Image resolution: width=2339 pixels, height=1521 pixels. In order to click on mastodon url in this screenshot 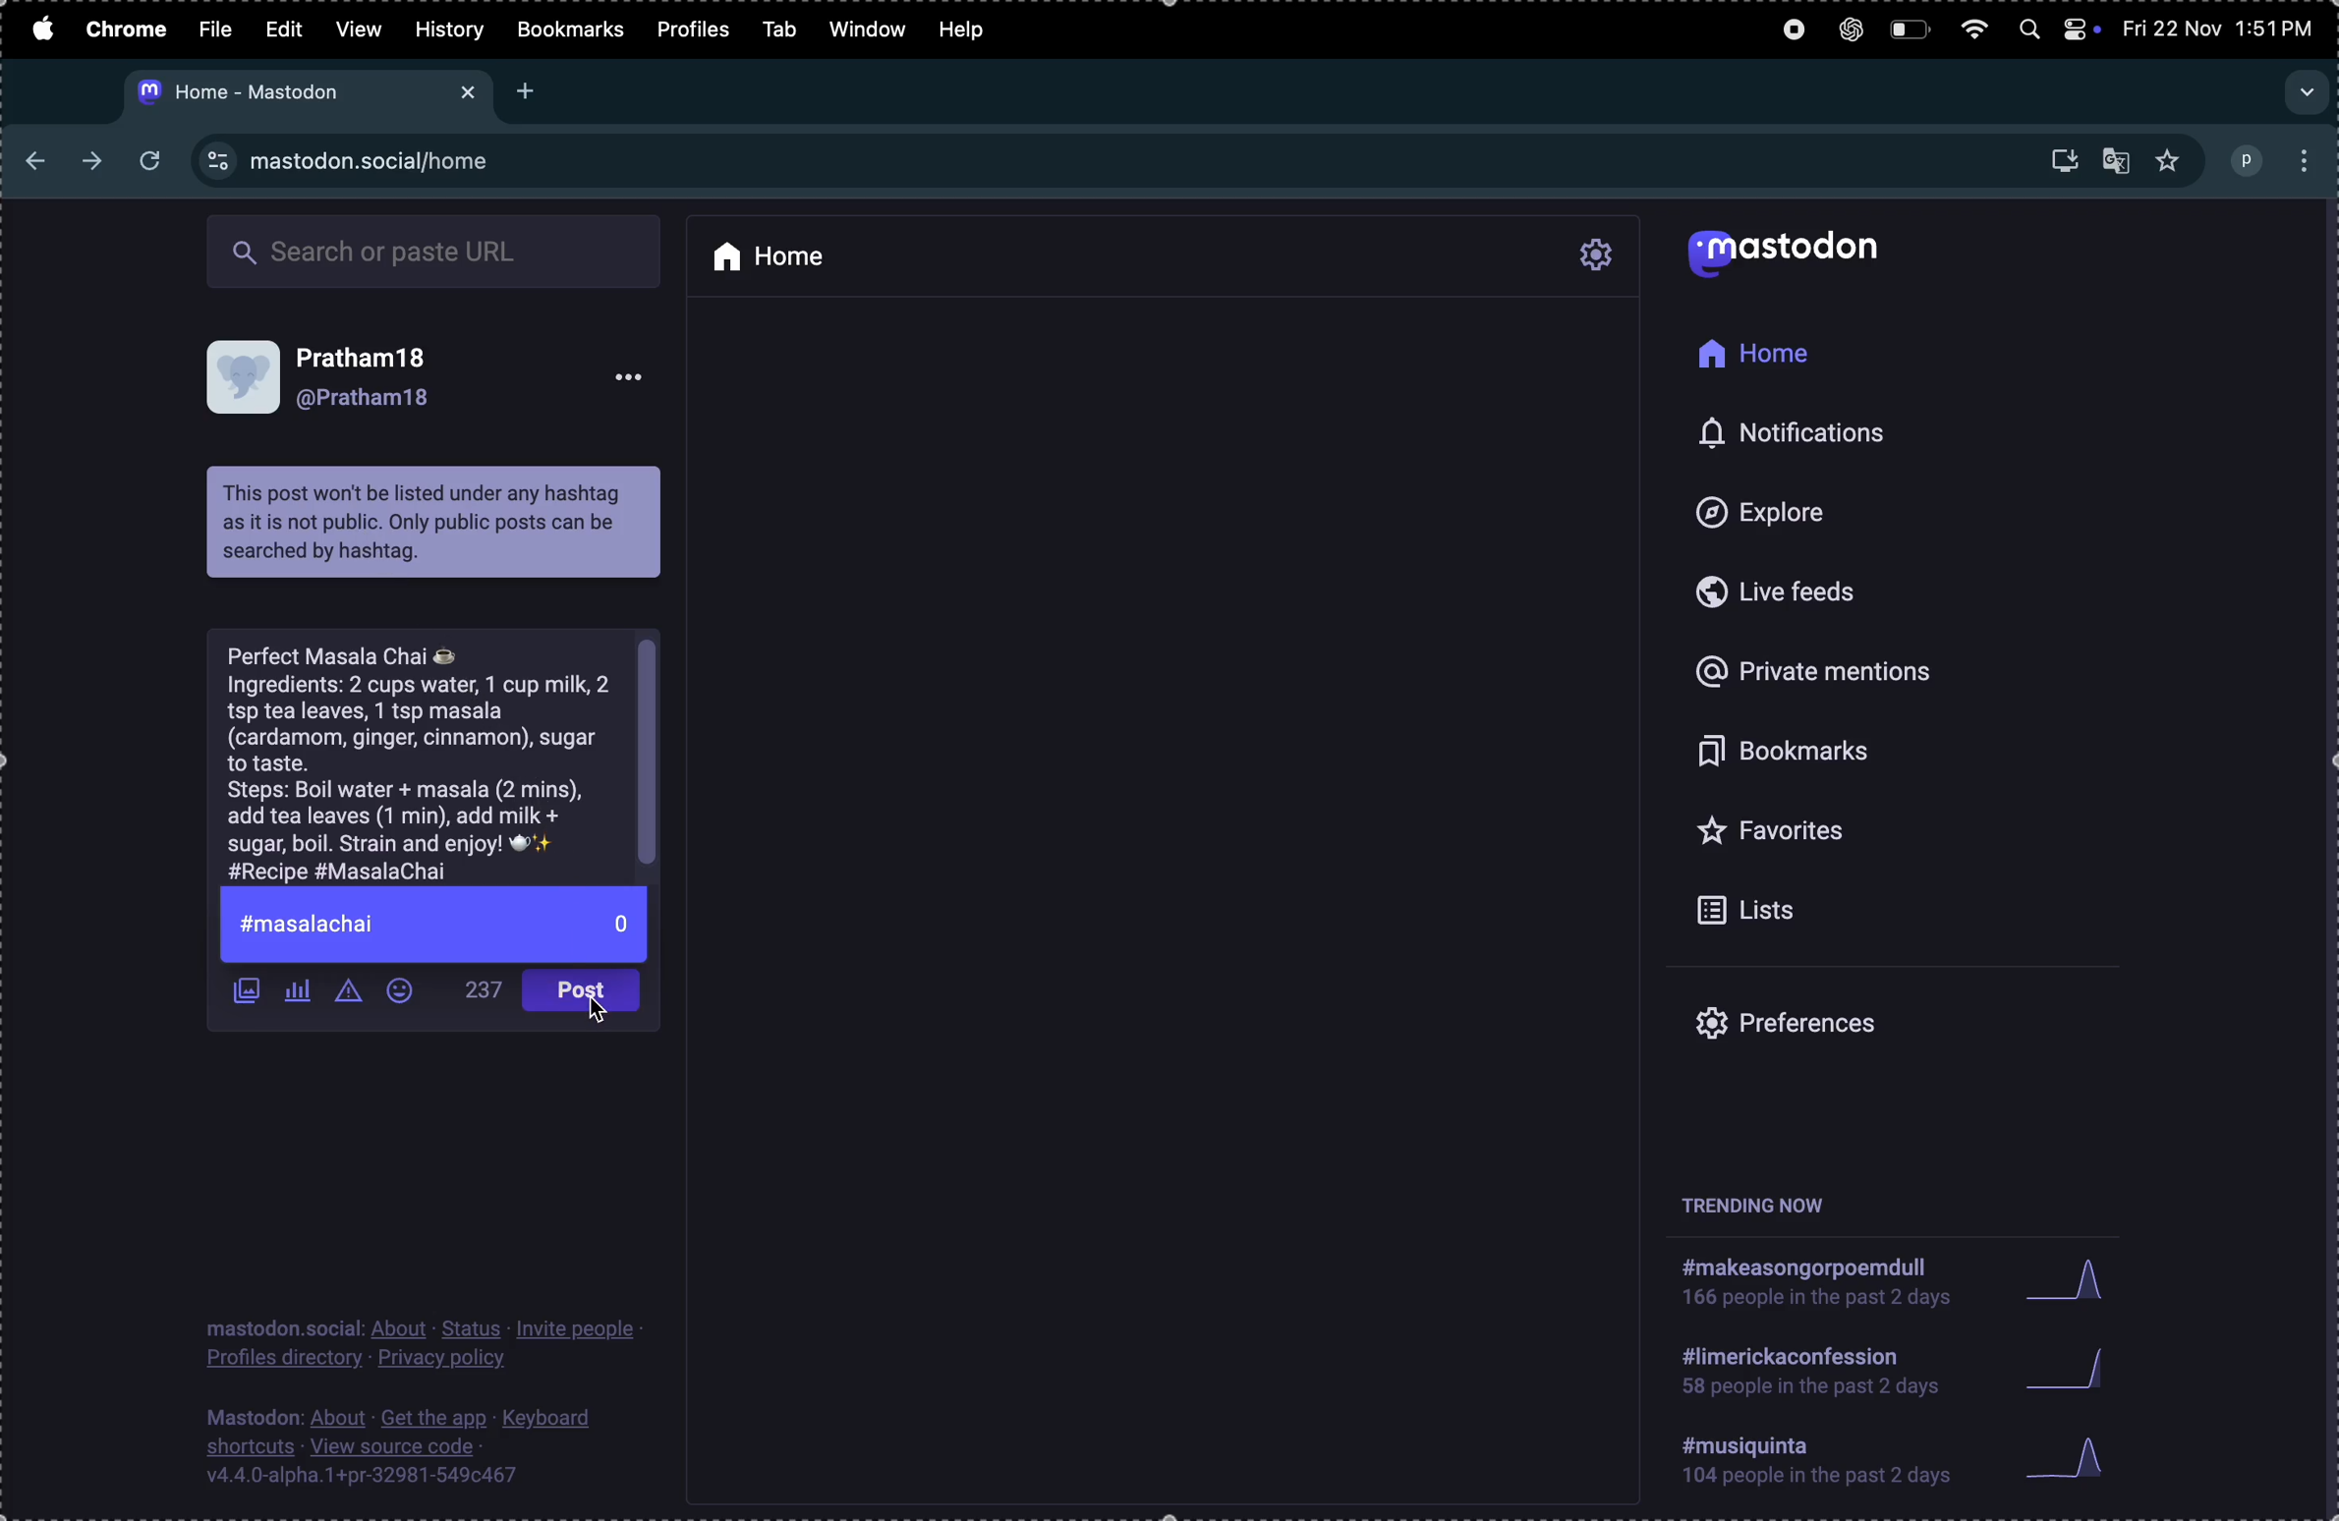, I will do `click(306, 93)`.